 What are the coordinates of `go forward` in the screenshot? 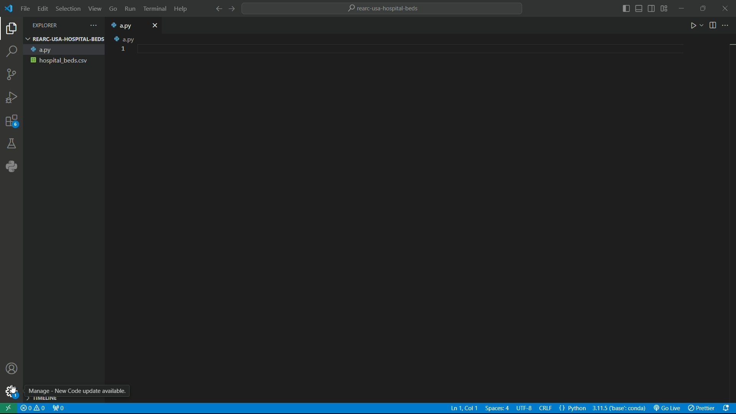 It's located at (232, 9).